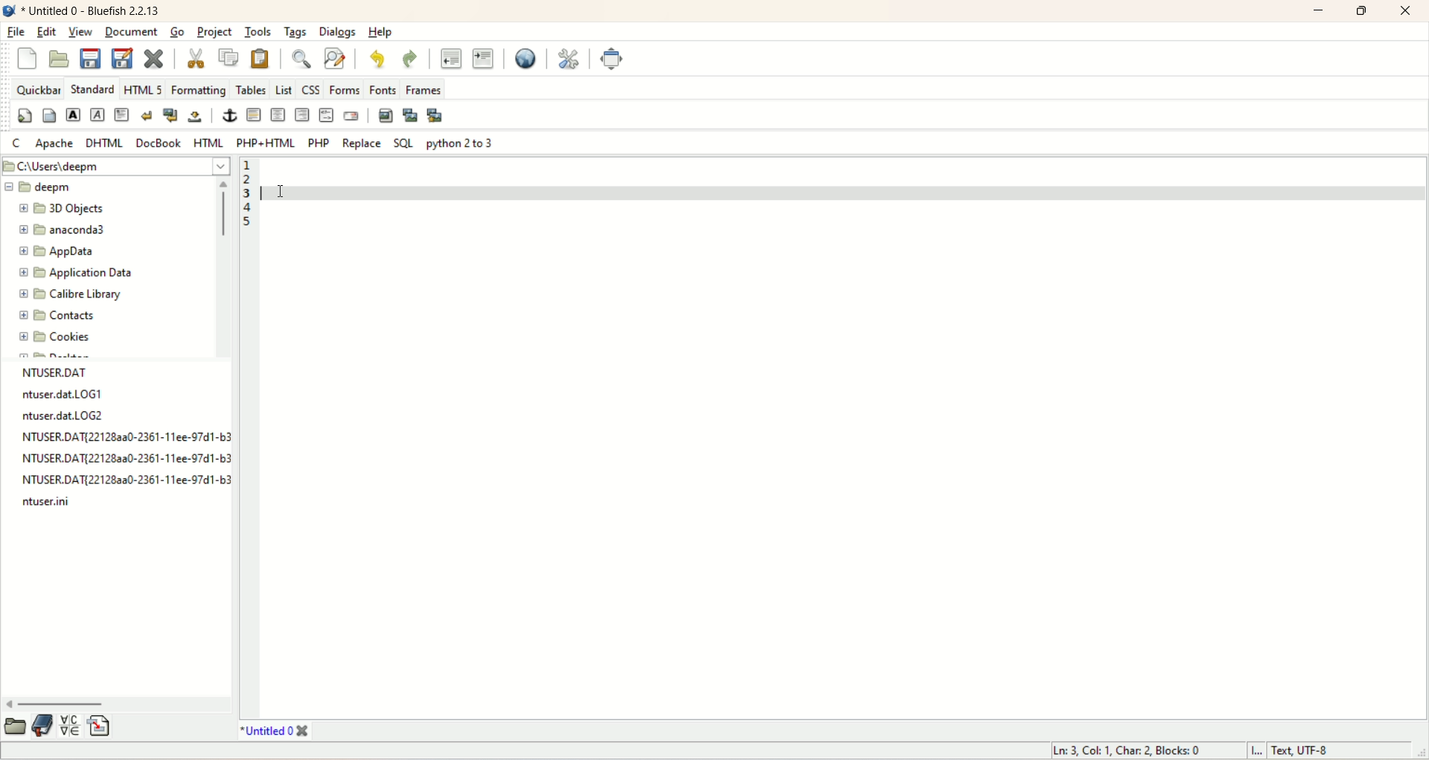 The image size is (1429, 760). I want to click on file name, so click(124, 439).